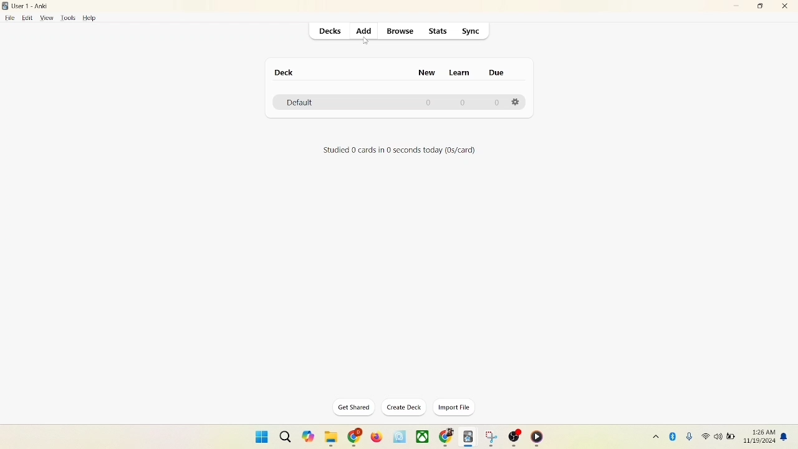 The image size is (798, 449). What do you see at coordinates (653, 436) in the screenshot?
I see `show hidden icon` at bounding box center [653, 436].